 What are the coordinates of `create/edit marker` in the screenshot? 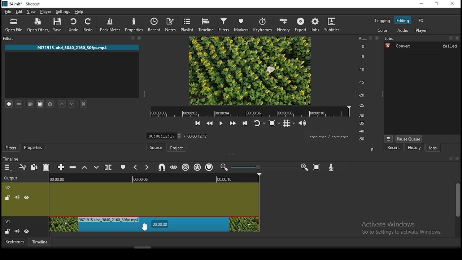 It's located at (122, 168).